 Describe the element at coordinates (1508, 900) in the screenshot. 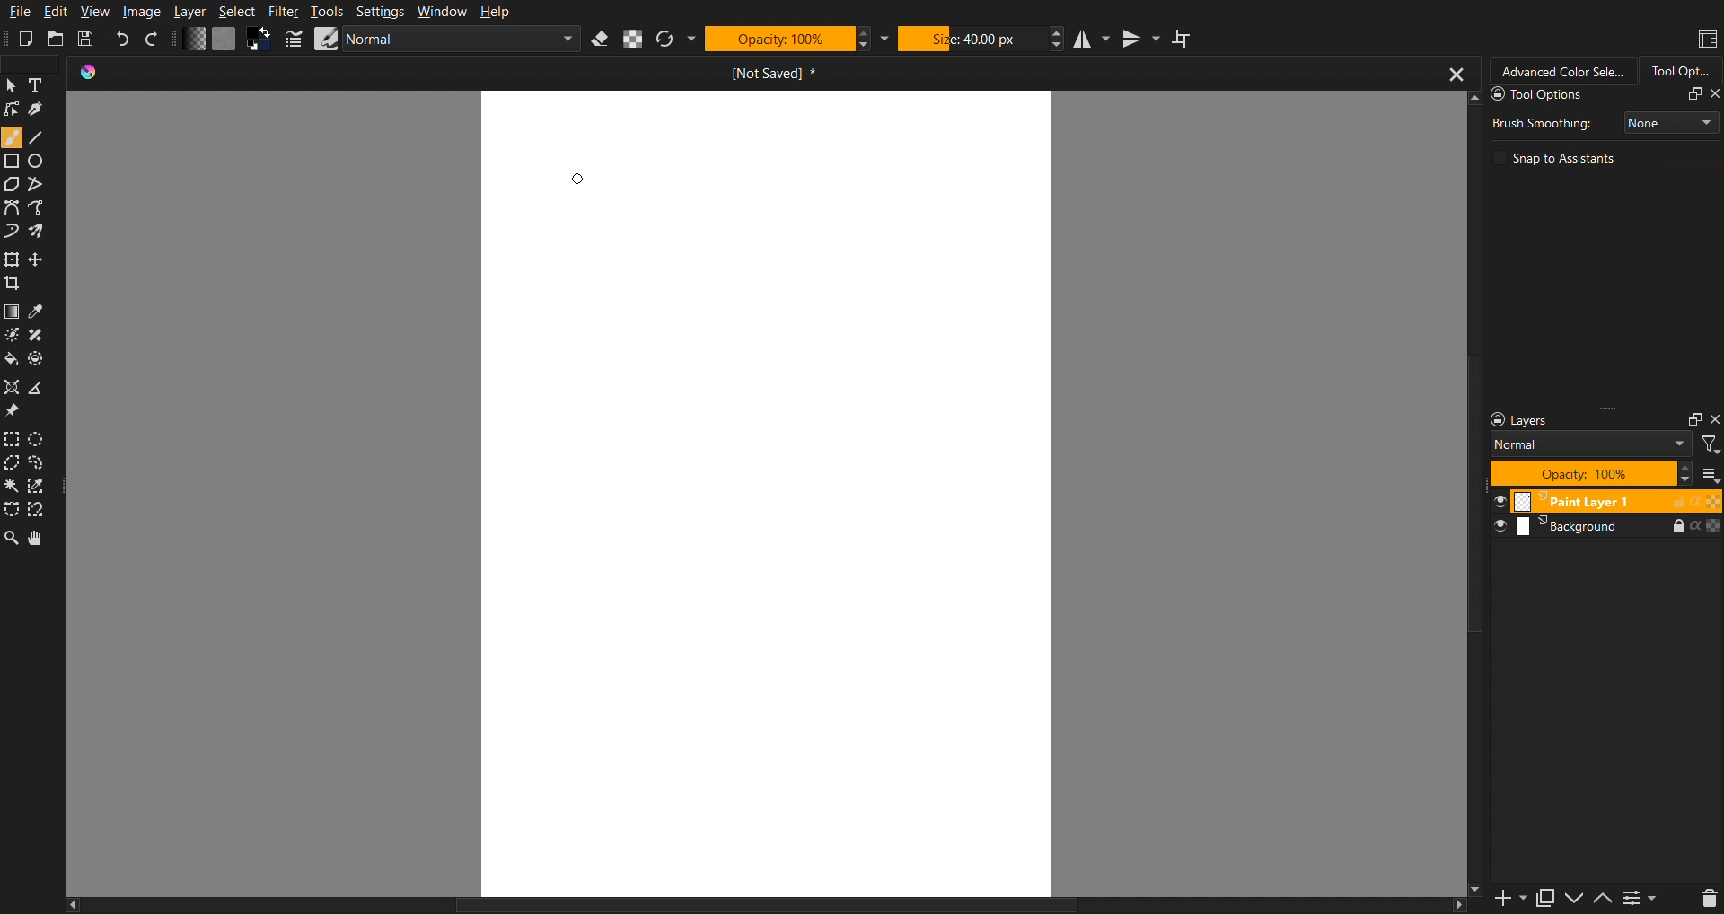

I see `Add Slide` at that location.